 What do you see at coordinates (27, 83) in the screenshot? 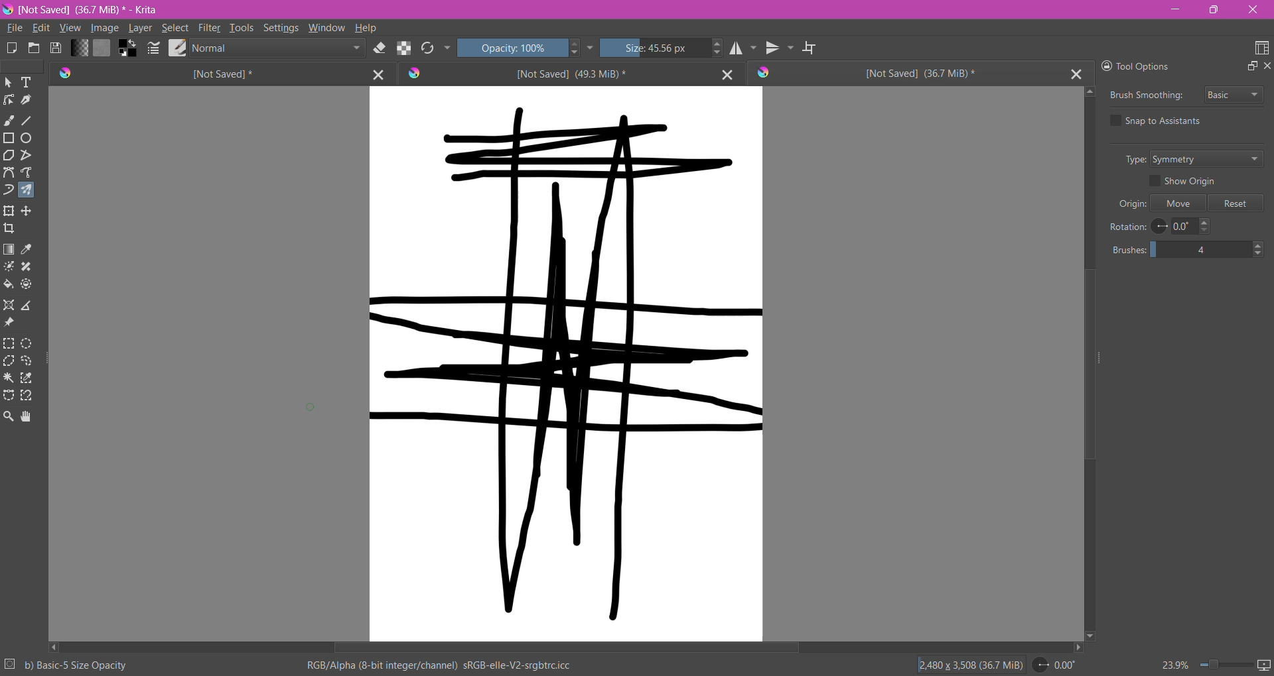
I see `Text Tool` at bounding box center [27, 83].